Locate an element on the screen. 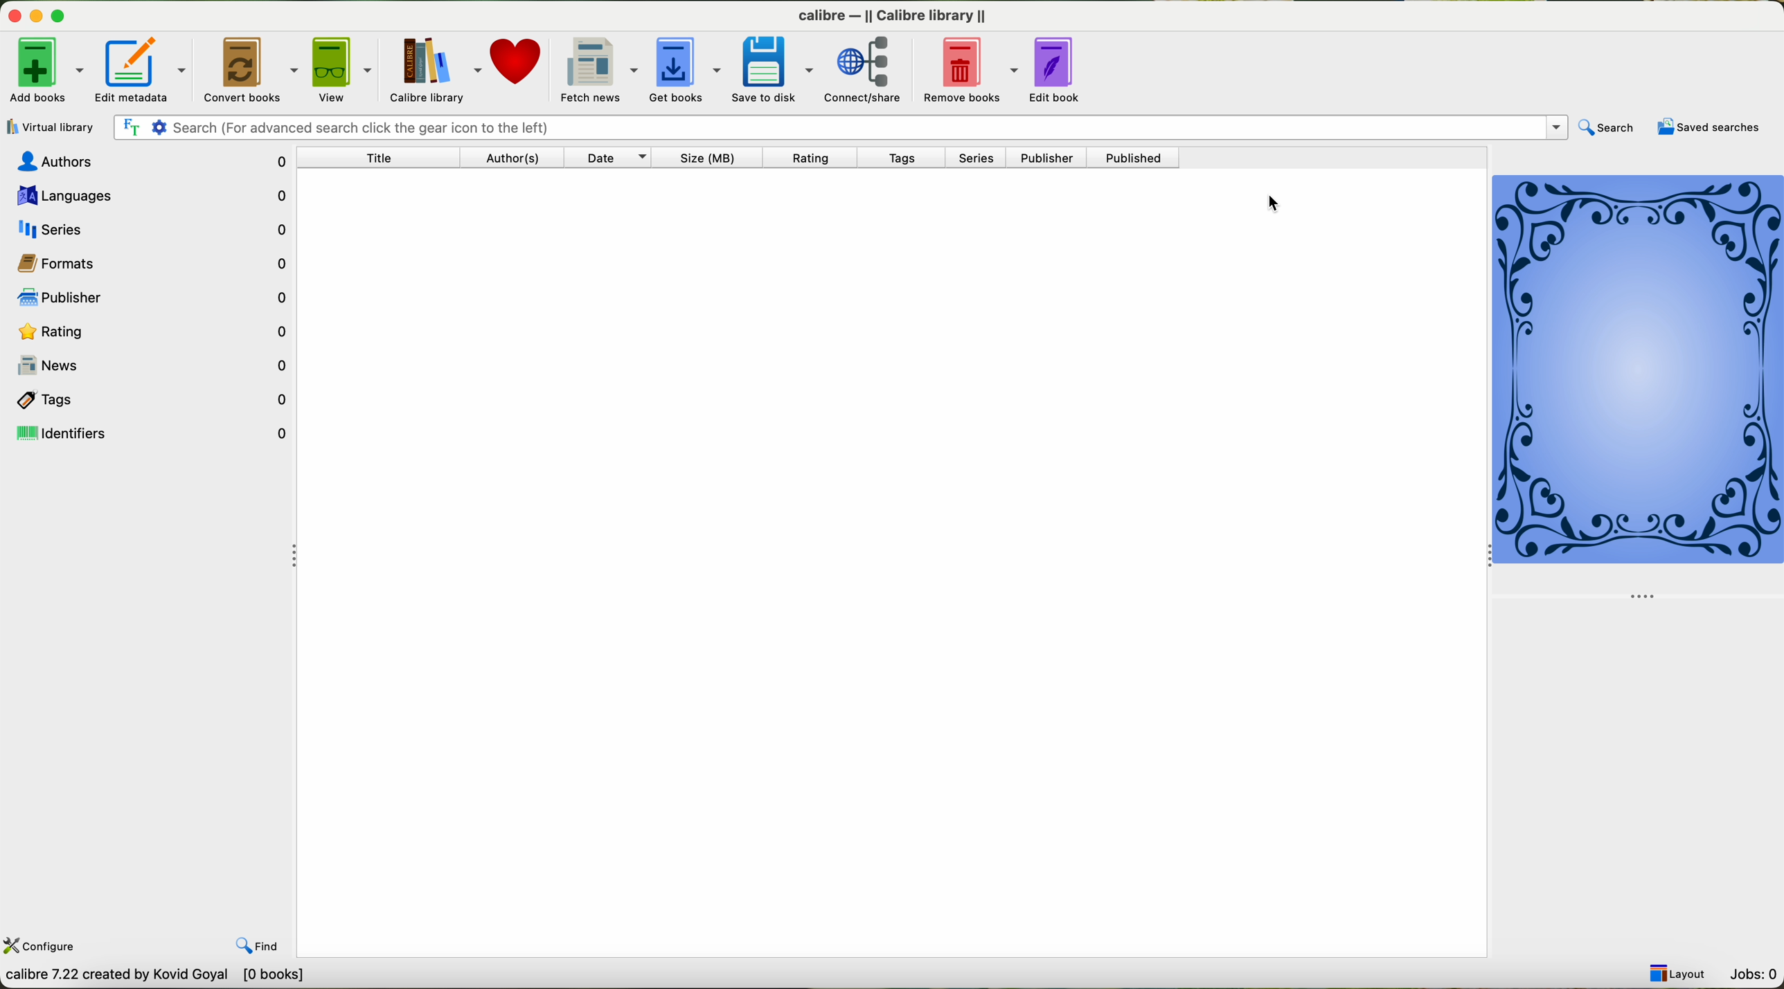 The height and width of the screenshot is (989, 1784). rating is located at coordinates (824, 157).